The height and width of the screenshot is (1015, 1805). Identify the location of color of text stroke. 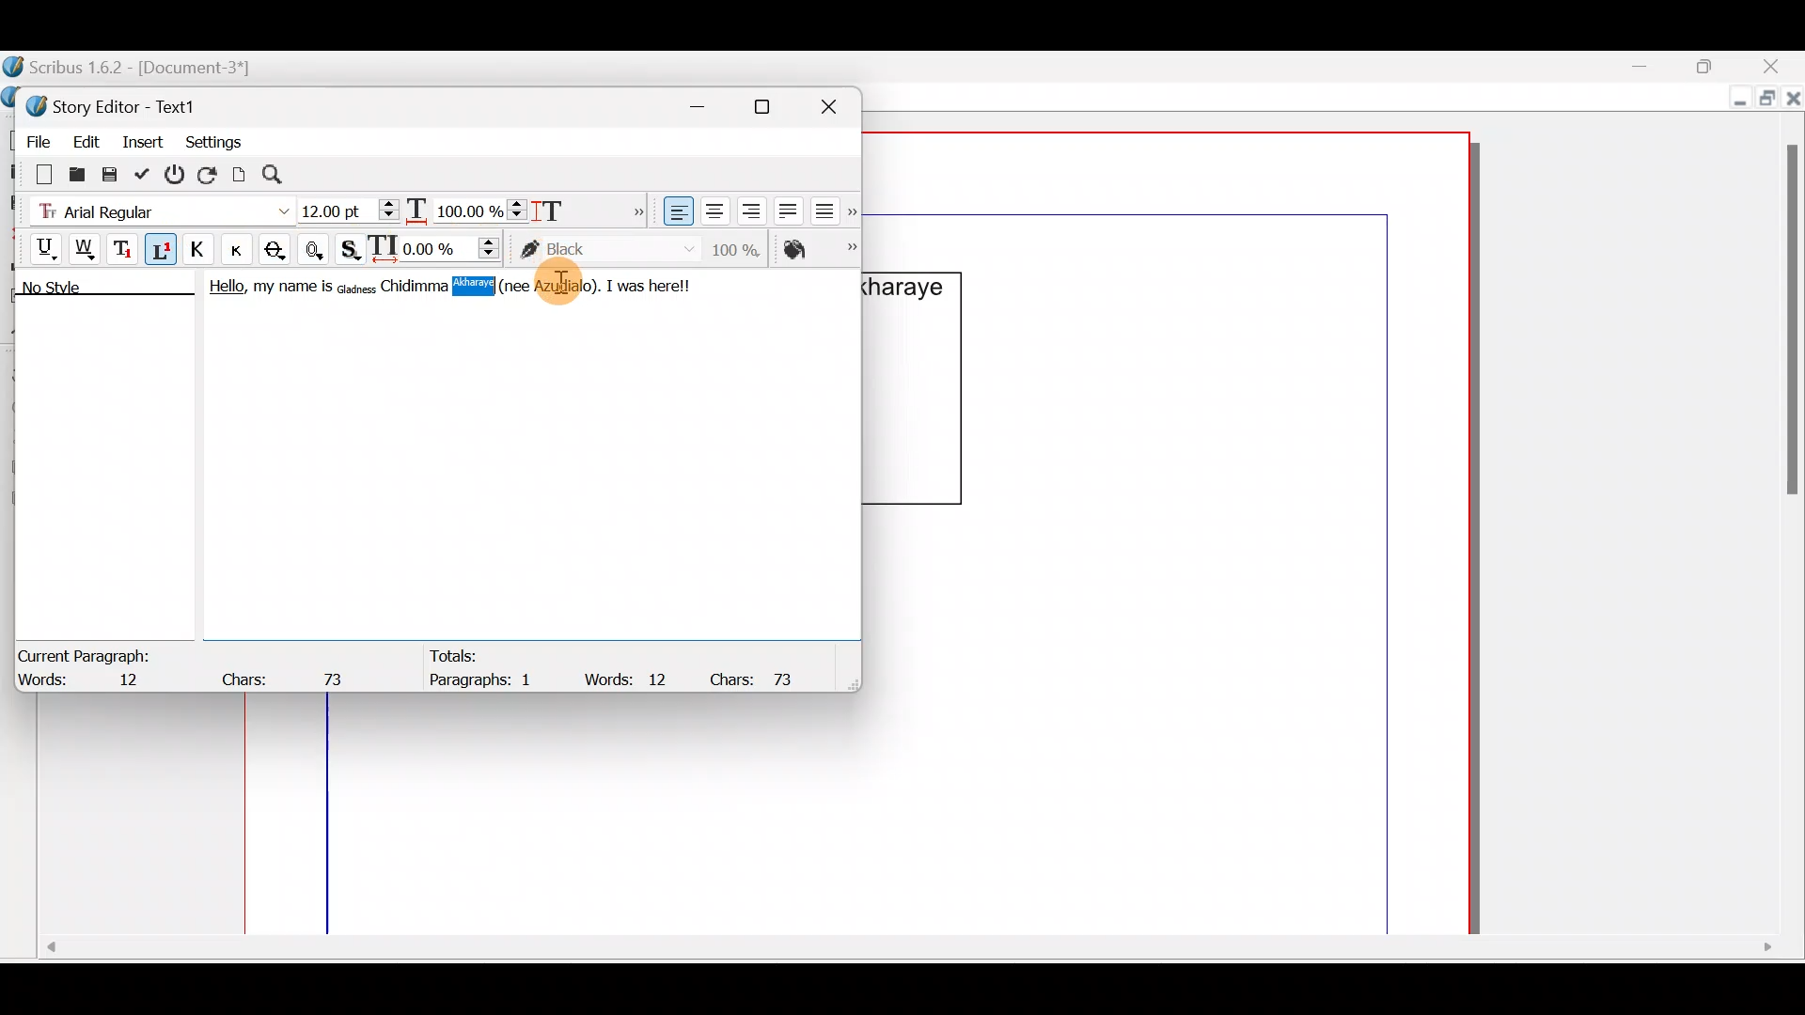
(607, 250).